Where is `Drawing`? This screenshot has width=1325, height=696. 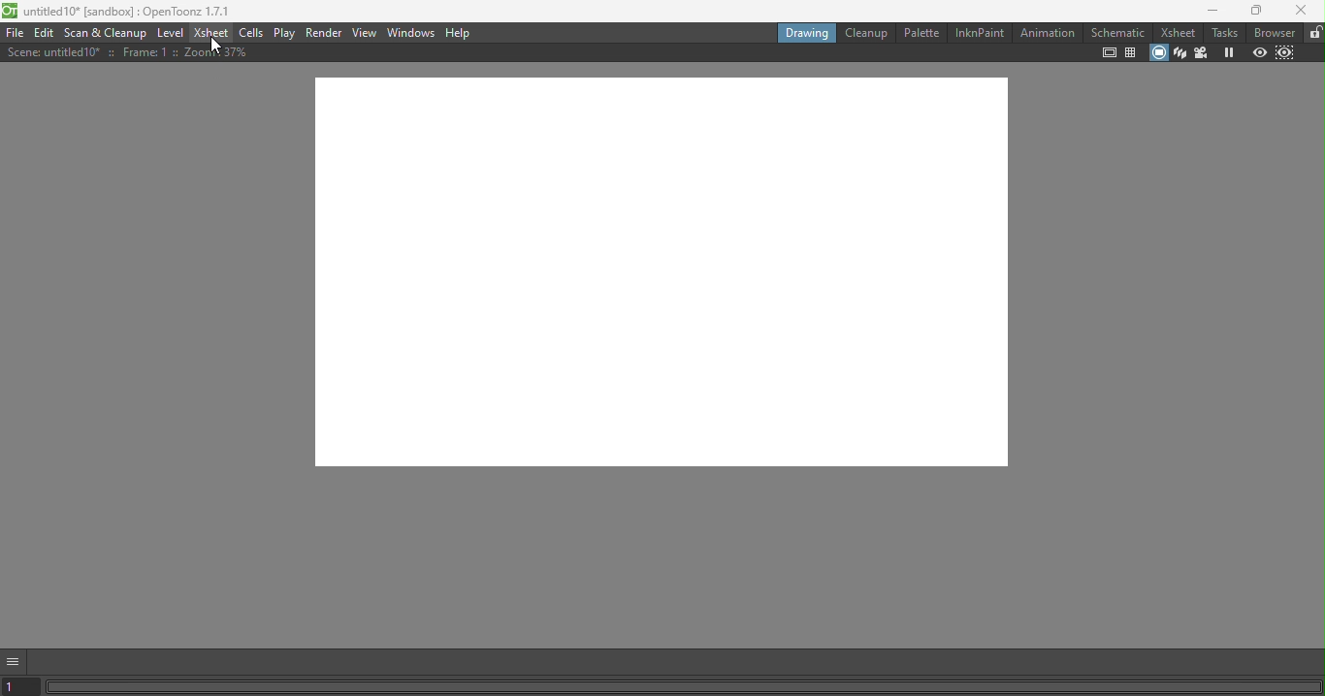
Drawing is located at coordinates (805, 32).